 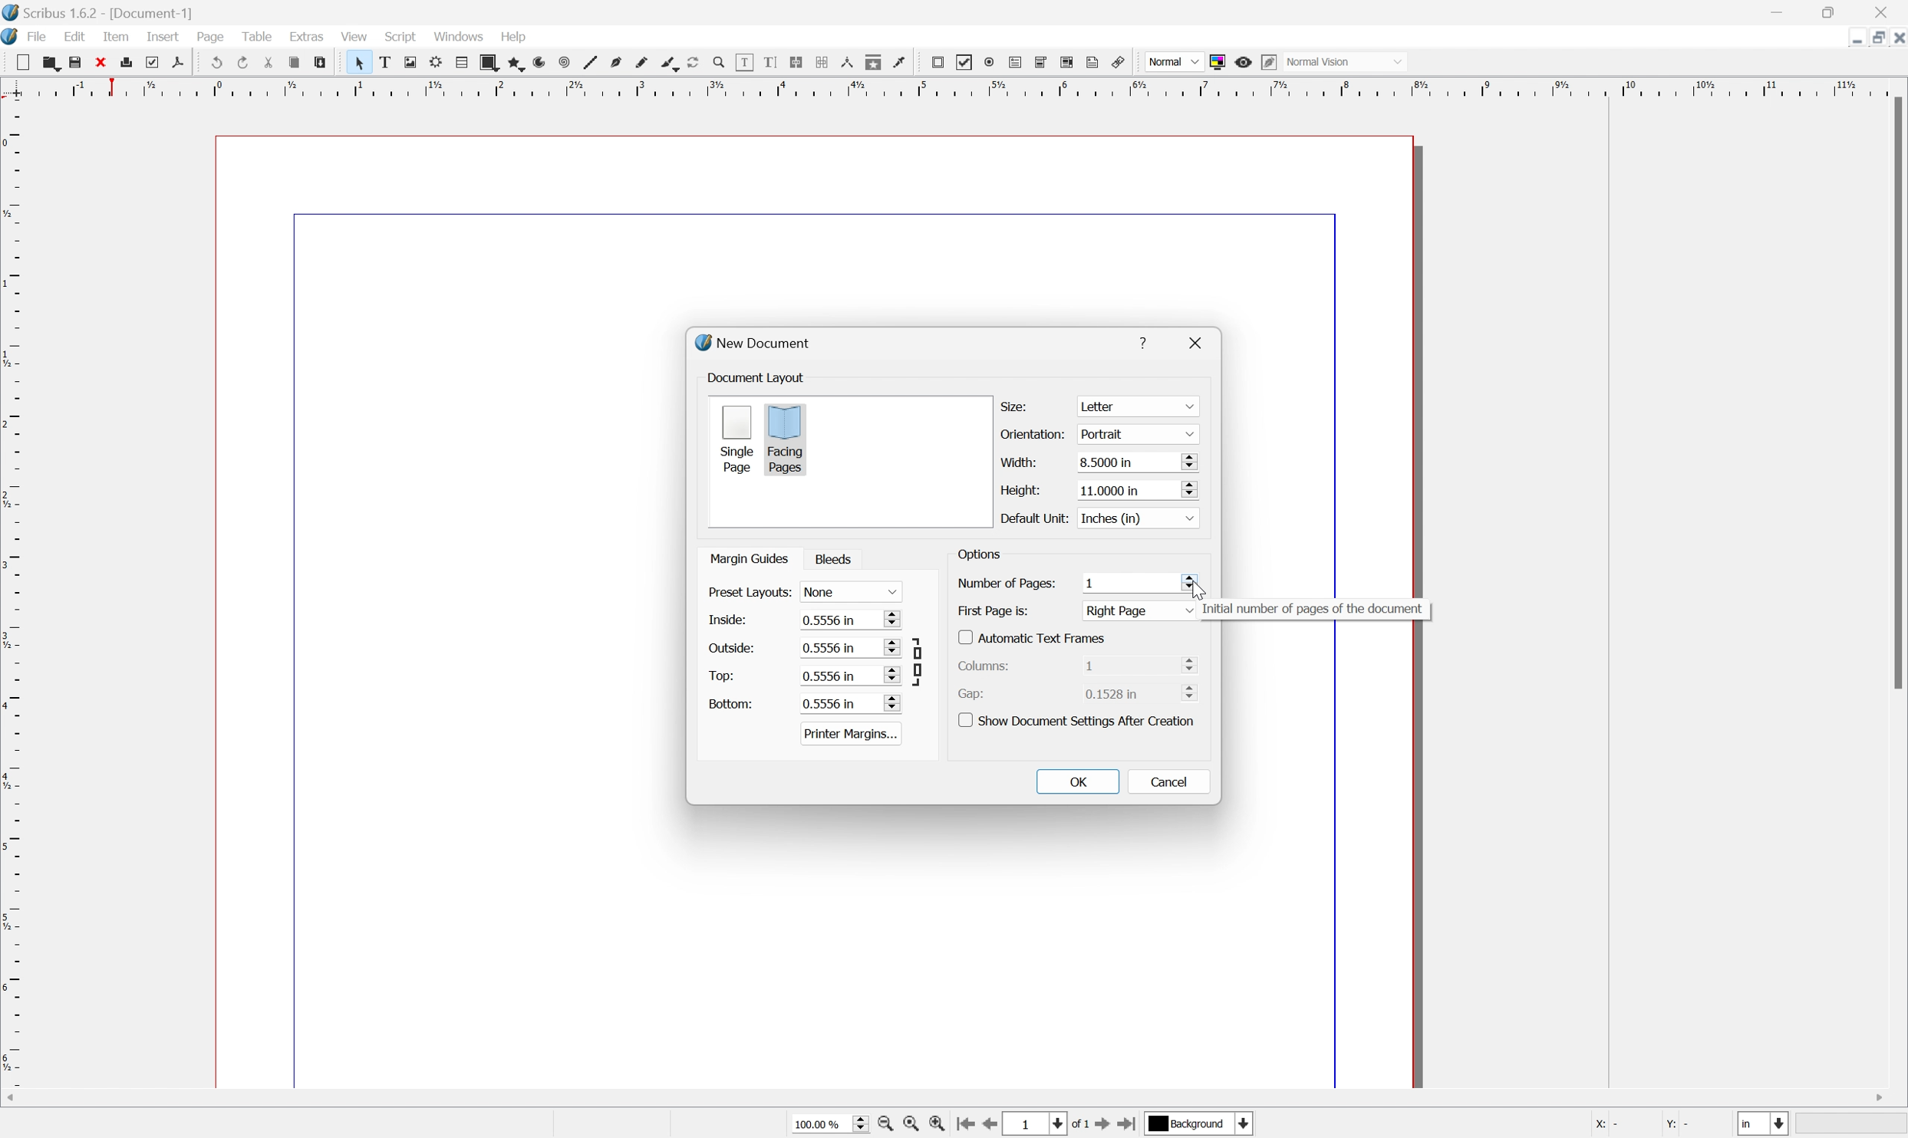 I want to click on Scribus icon, so click(x=12, y=38).